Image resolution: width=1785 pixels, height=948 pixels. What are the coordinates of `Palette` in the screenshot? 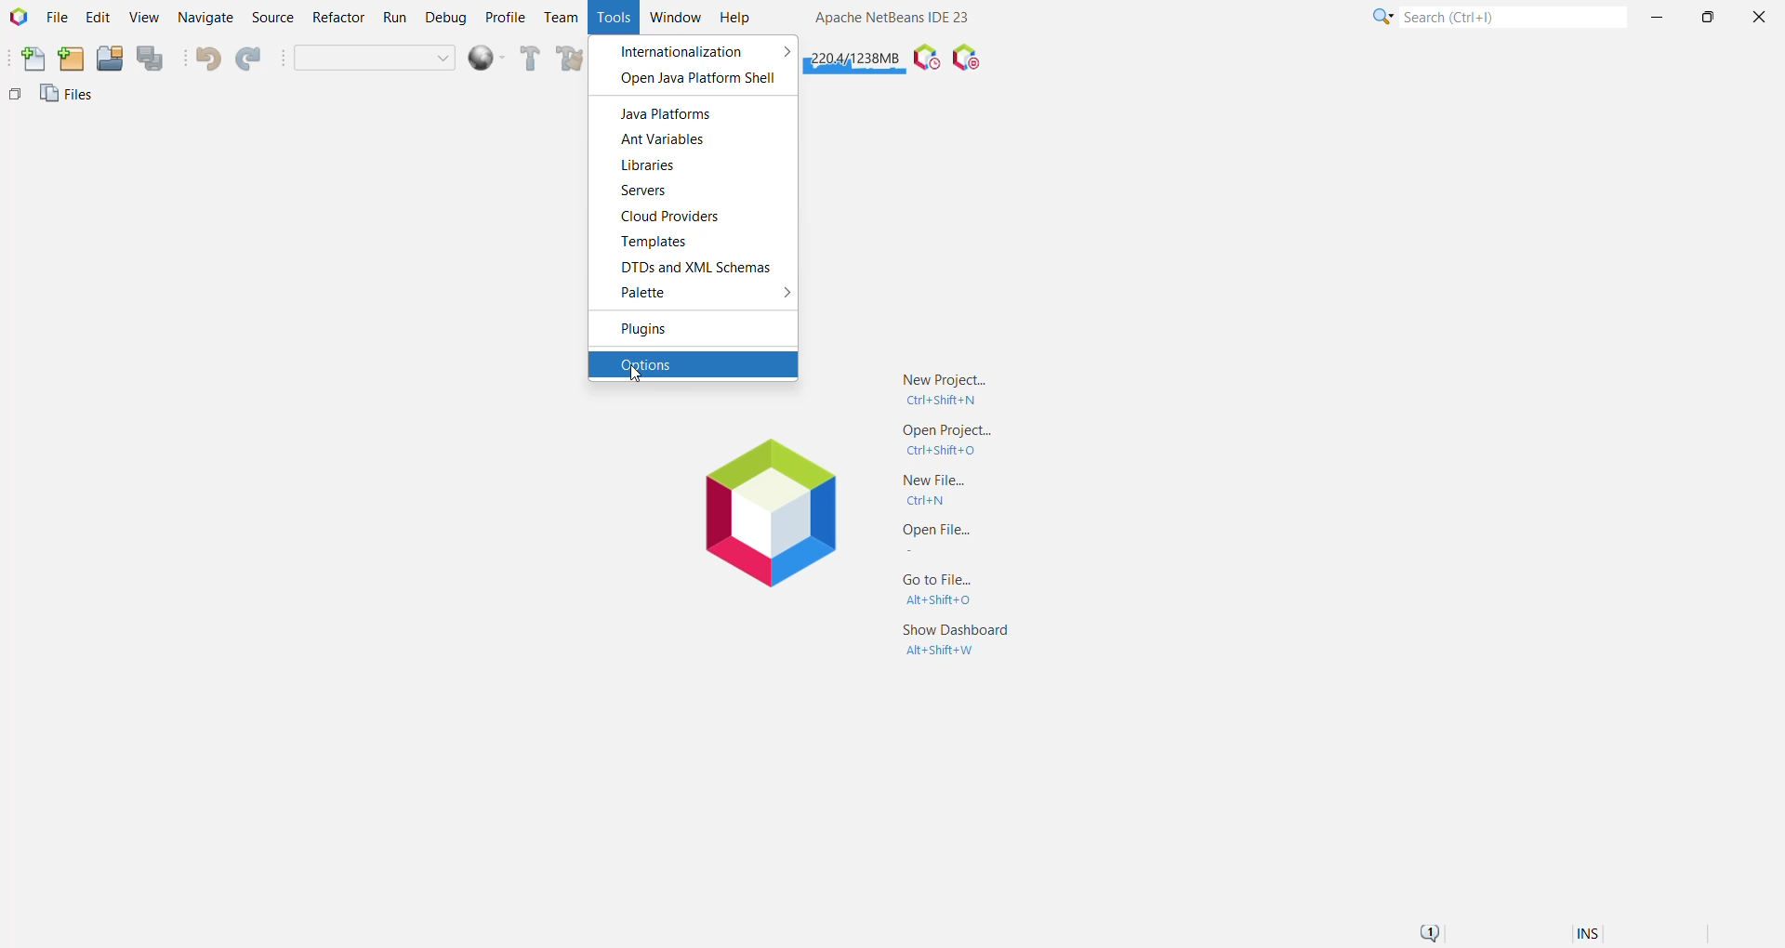 It's located at (654, 293).